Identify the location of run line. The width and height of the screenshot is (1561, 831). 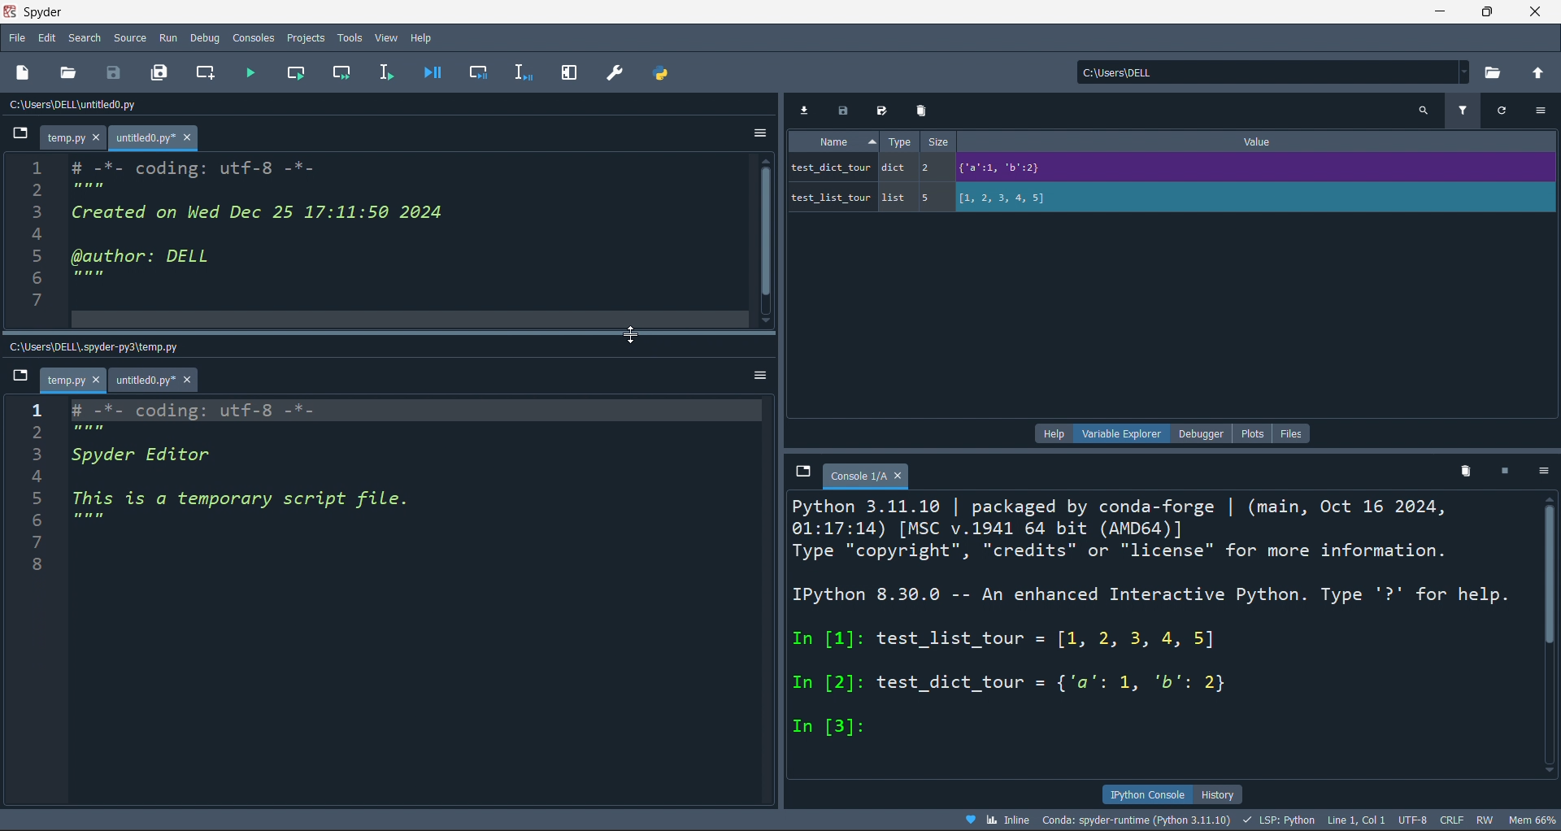
(392, 71).